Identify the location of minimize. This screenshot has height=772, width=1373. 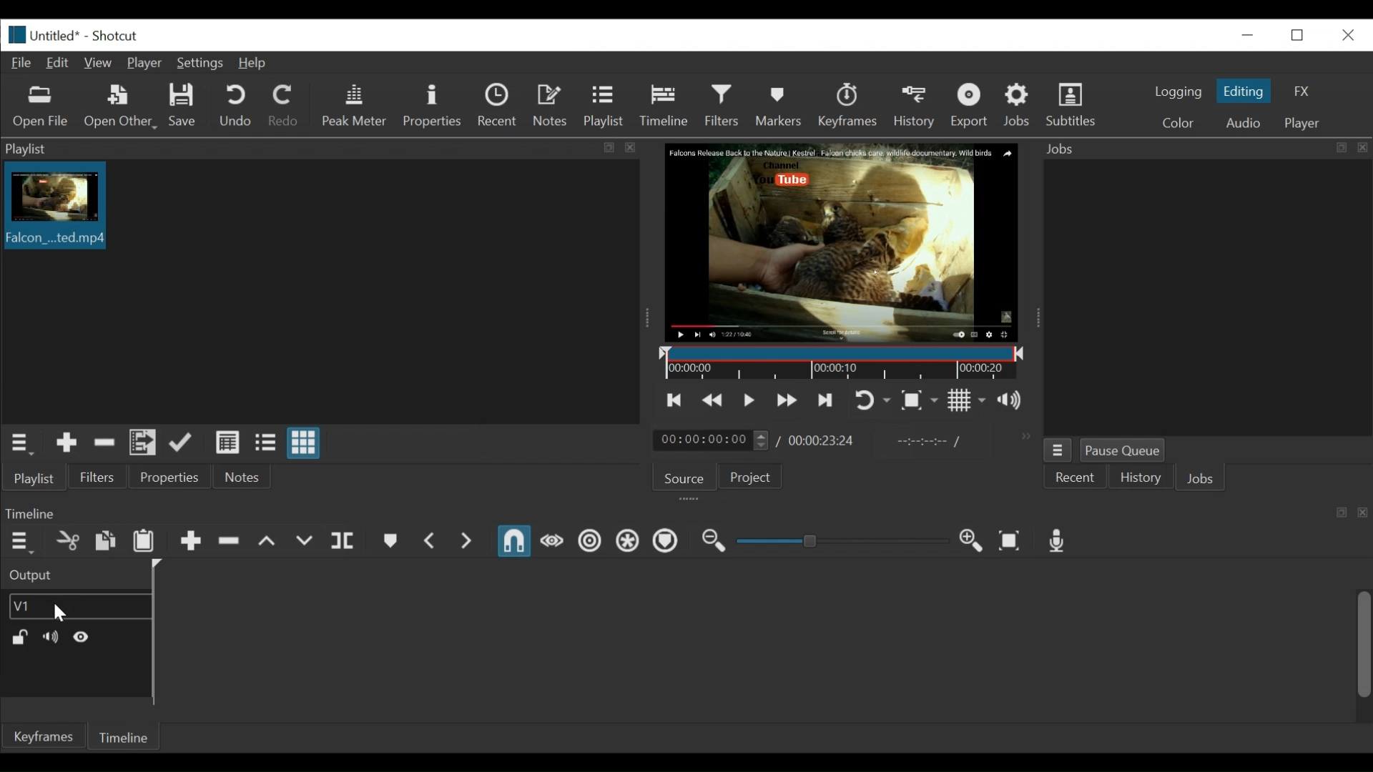
(1248, 35).